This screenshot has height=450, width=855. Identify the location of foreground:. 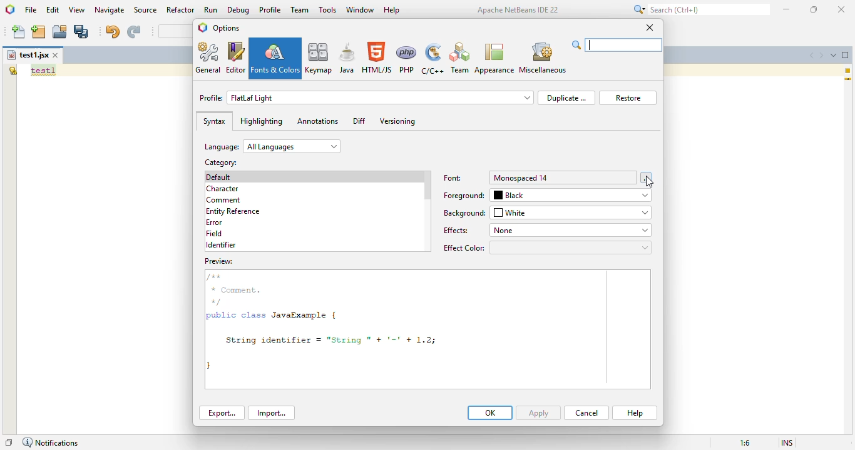
(465, 194).